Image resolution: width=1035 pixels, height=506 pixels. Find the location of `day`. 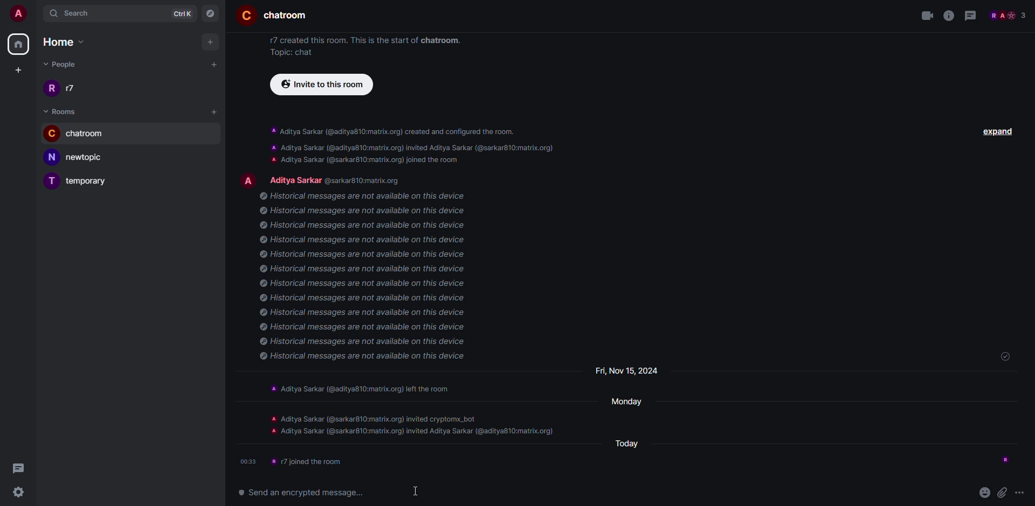

day is located at coordinates (634, 444).